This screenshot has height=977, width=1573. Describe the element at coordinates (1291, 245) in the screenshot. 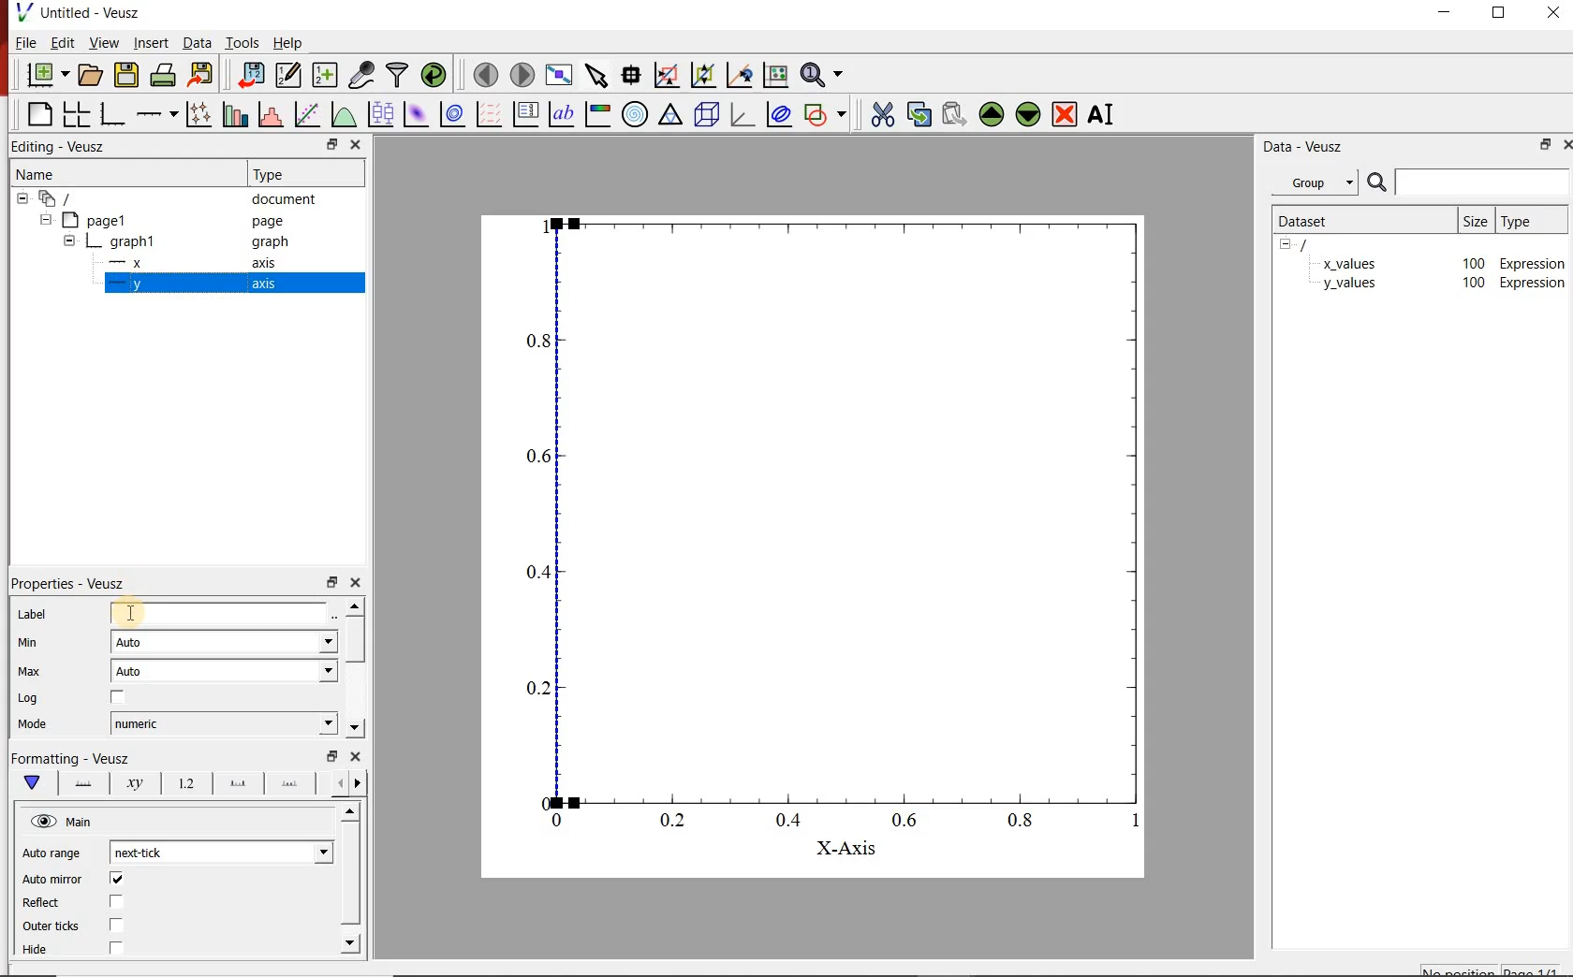

I see `hide` at that location.